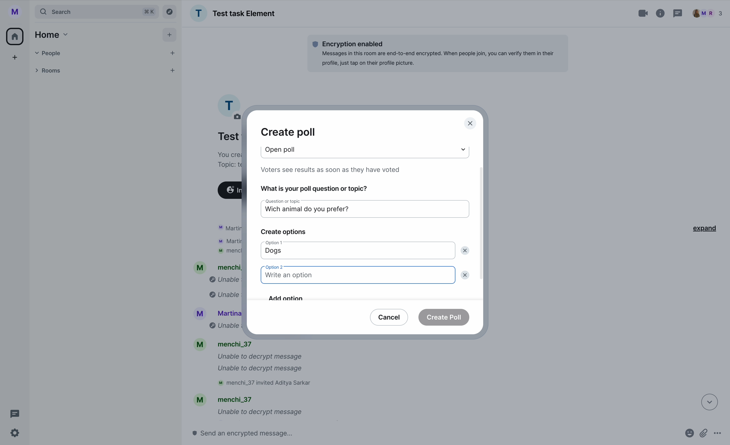 This screenshot has height=445, width=730. Describe the element at coordinates (288, 132) in the screenshot. I see `create poll` at that location.